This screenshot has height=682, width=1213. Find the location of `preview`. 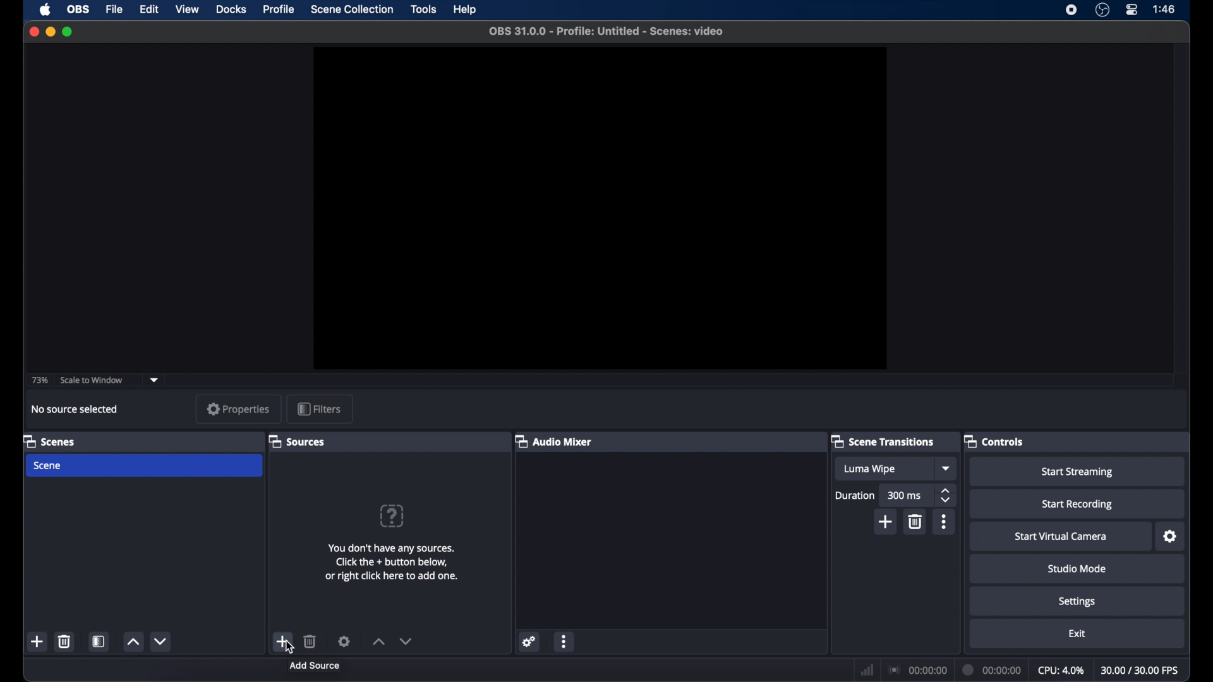

preview is located at coordinates (602, 208).